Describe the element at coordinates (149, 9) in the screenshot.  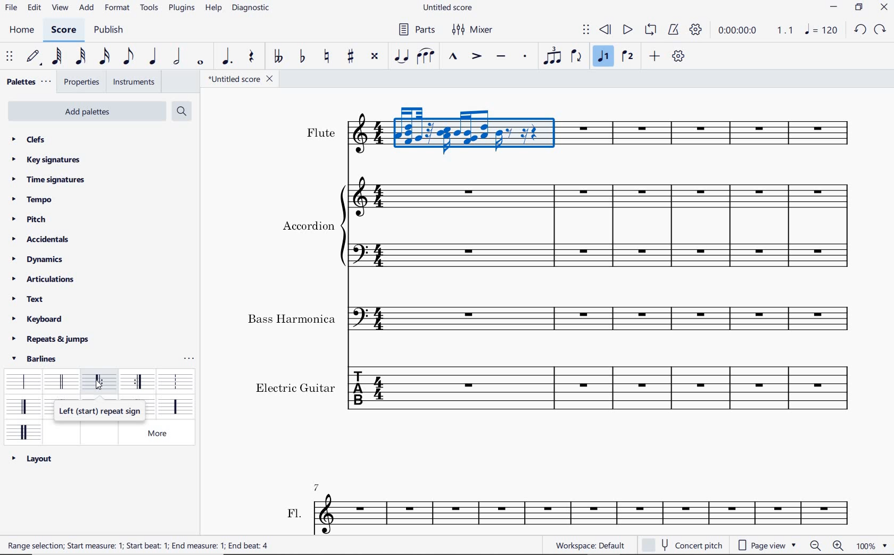
I see `tools` at that location.